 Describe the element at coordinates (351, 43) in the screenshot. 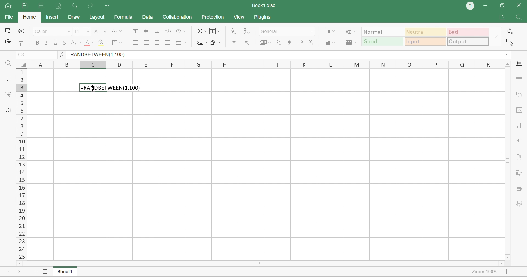

I see `Format table as template` at that location.